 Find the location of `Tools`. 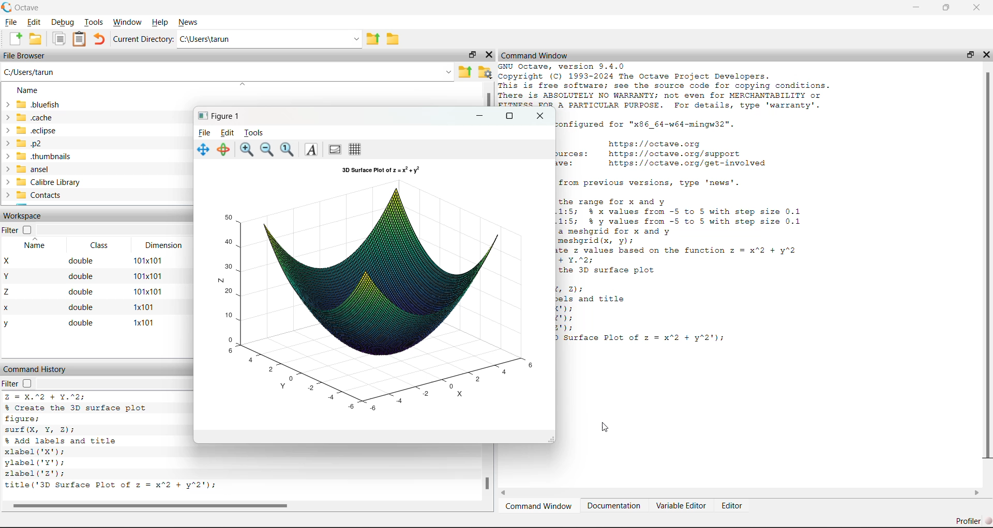

Tools is located at coordinates (255, 132).